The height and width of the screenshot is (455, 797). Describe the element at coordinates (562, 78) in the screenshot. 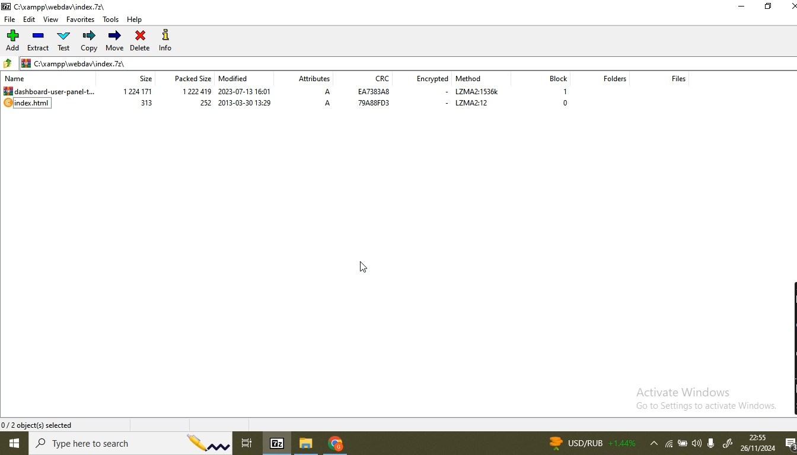

I see `block` at that location.